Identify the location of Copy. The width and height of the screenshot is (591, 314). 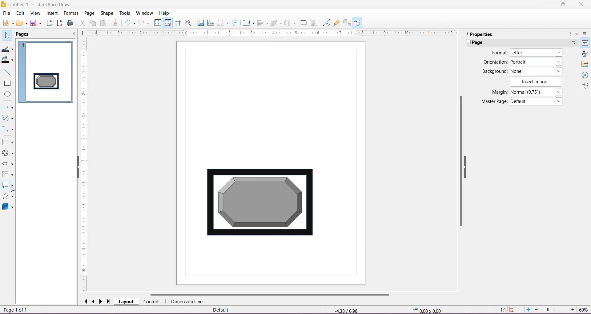
(93, 23).